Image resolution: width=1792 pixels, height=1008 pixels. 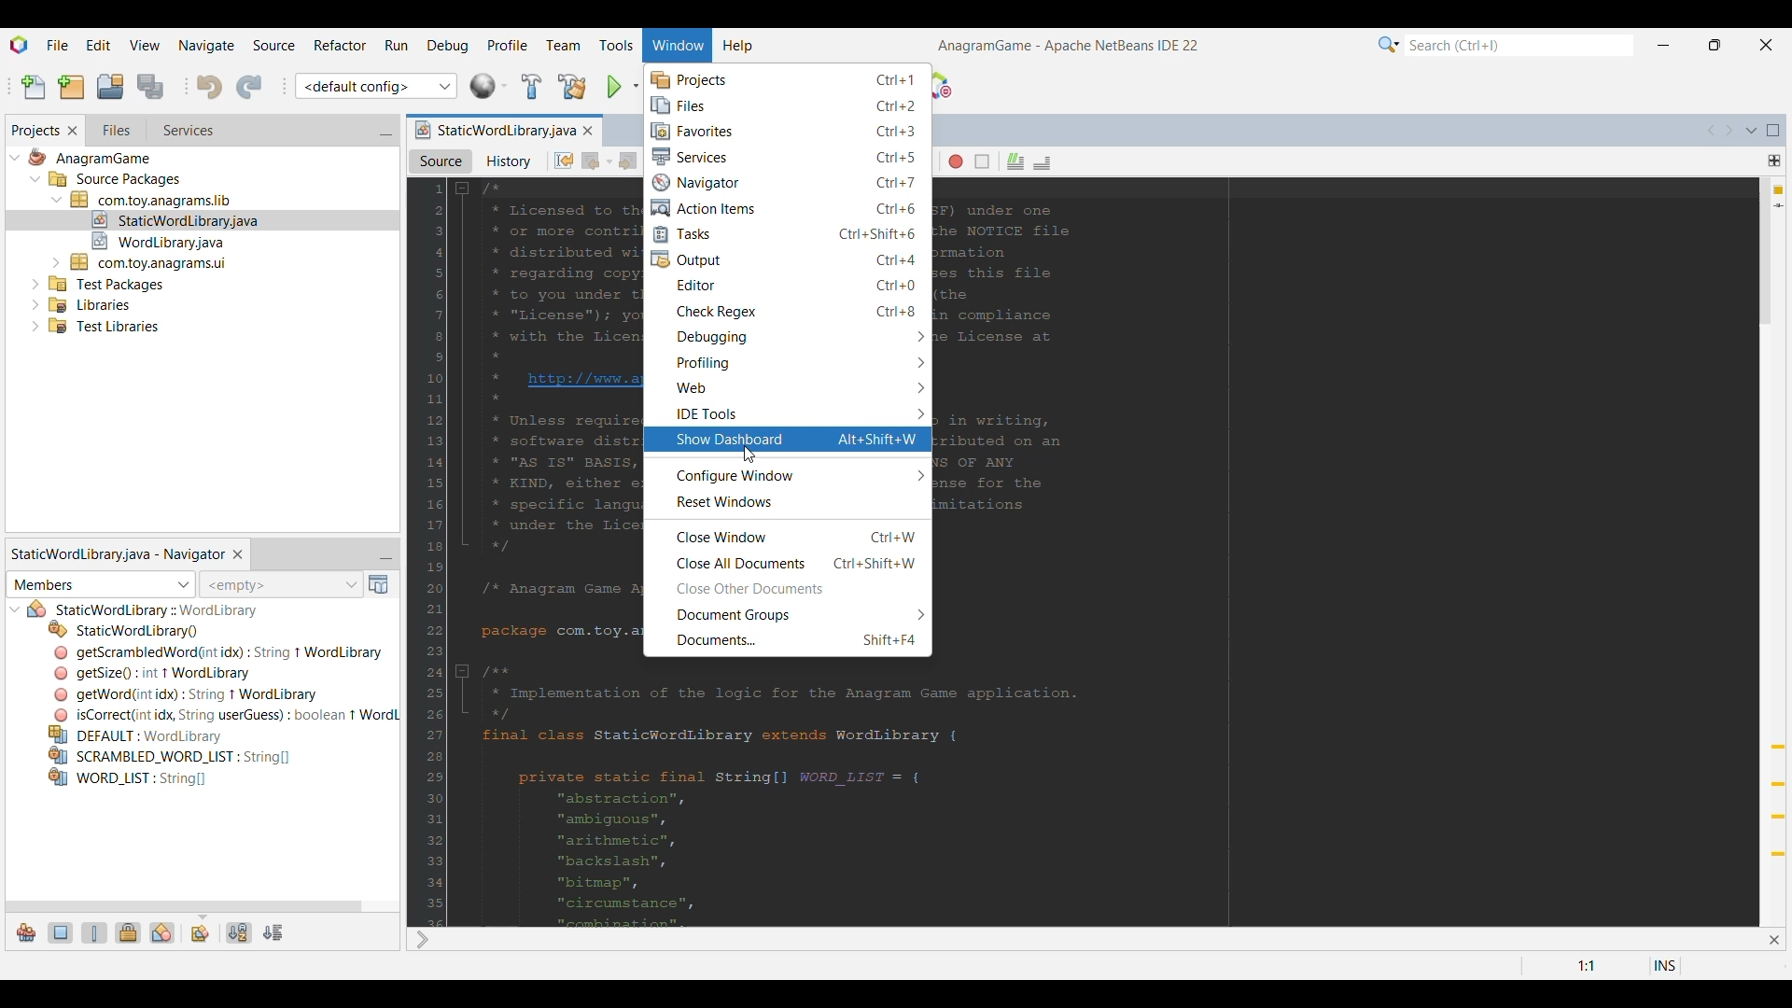 What do you see at coordinates (1015, 161) in the screenshot?
I see `Comment` at bounding box center [1015, 161].